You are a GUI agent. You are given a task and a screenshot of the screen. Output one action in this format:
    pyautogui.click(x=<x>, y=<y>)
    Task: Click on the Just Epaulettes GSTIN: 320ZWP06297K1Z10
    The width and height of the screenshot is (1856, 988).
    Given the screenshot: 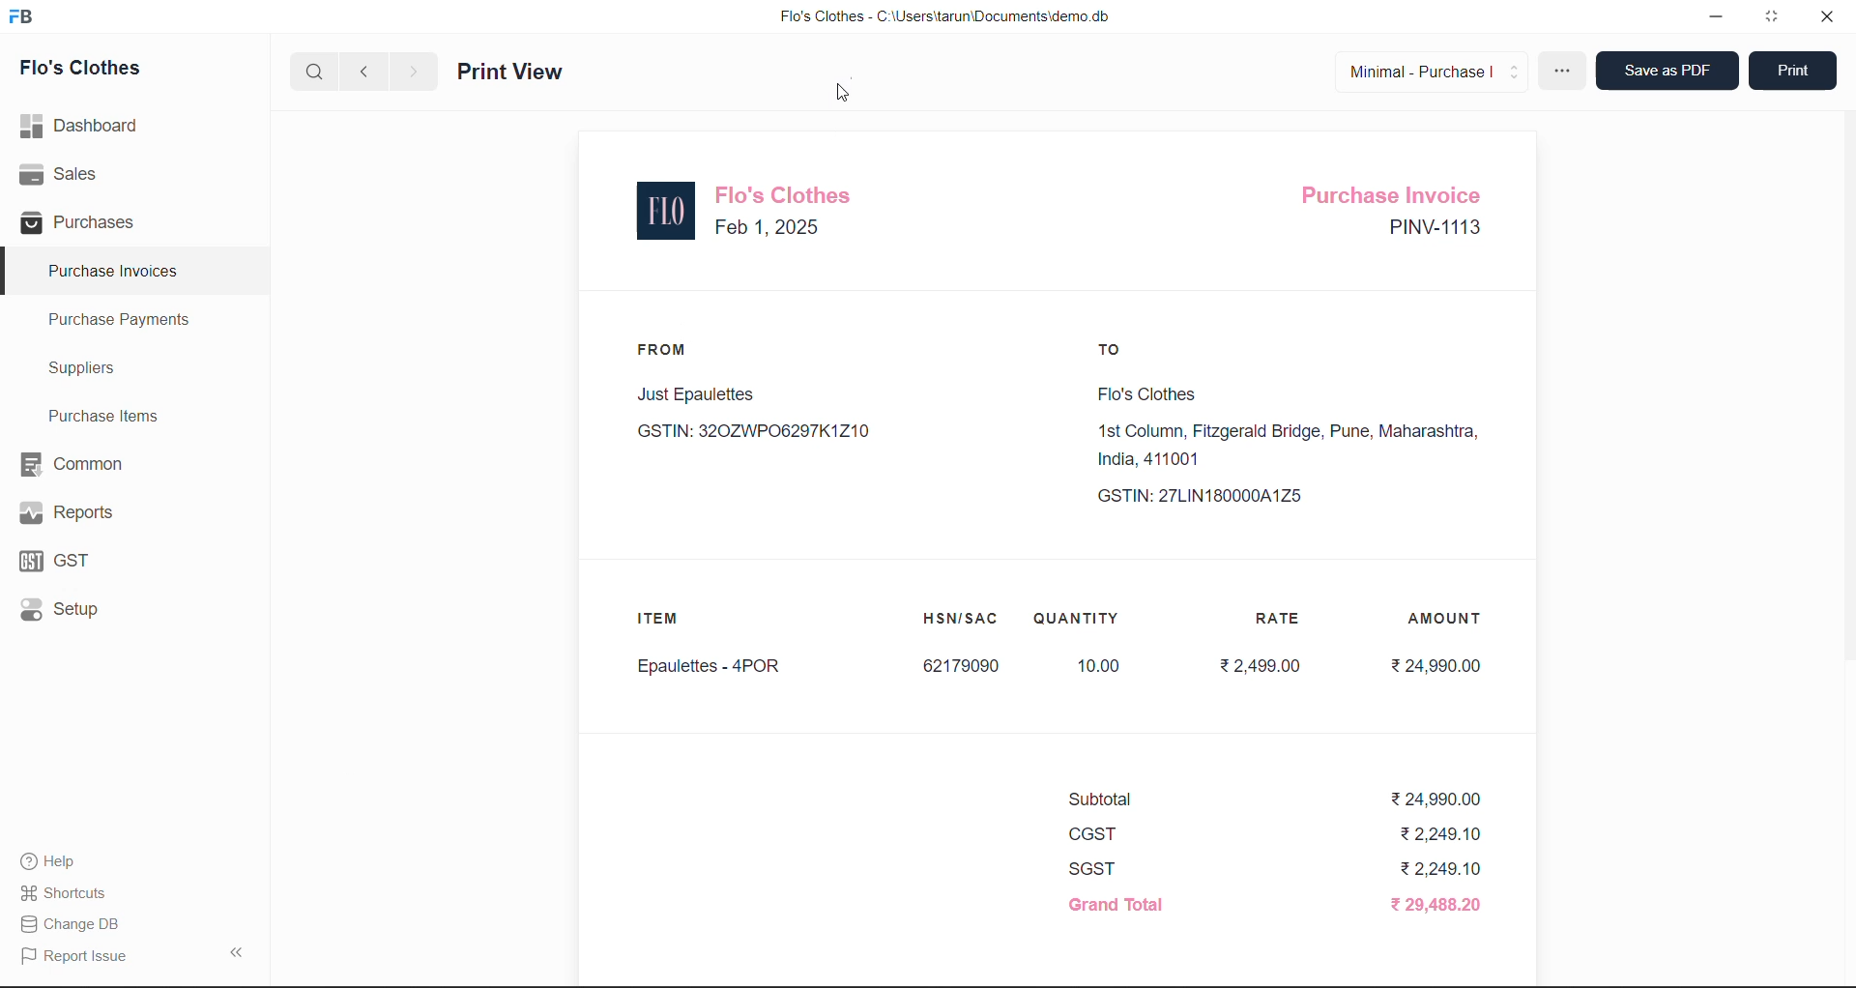 What is the action you would take?
    pyautogui.click(x=759, y=417)
    